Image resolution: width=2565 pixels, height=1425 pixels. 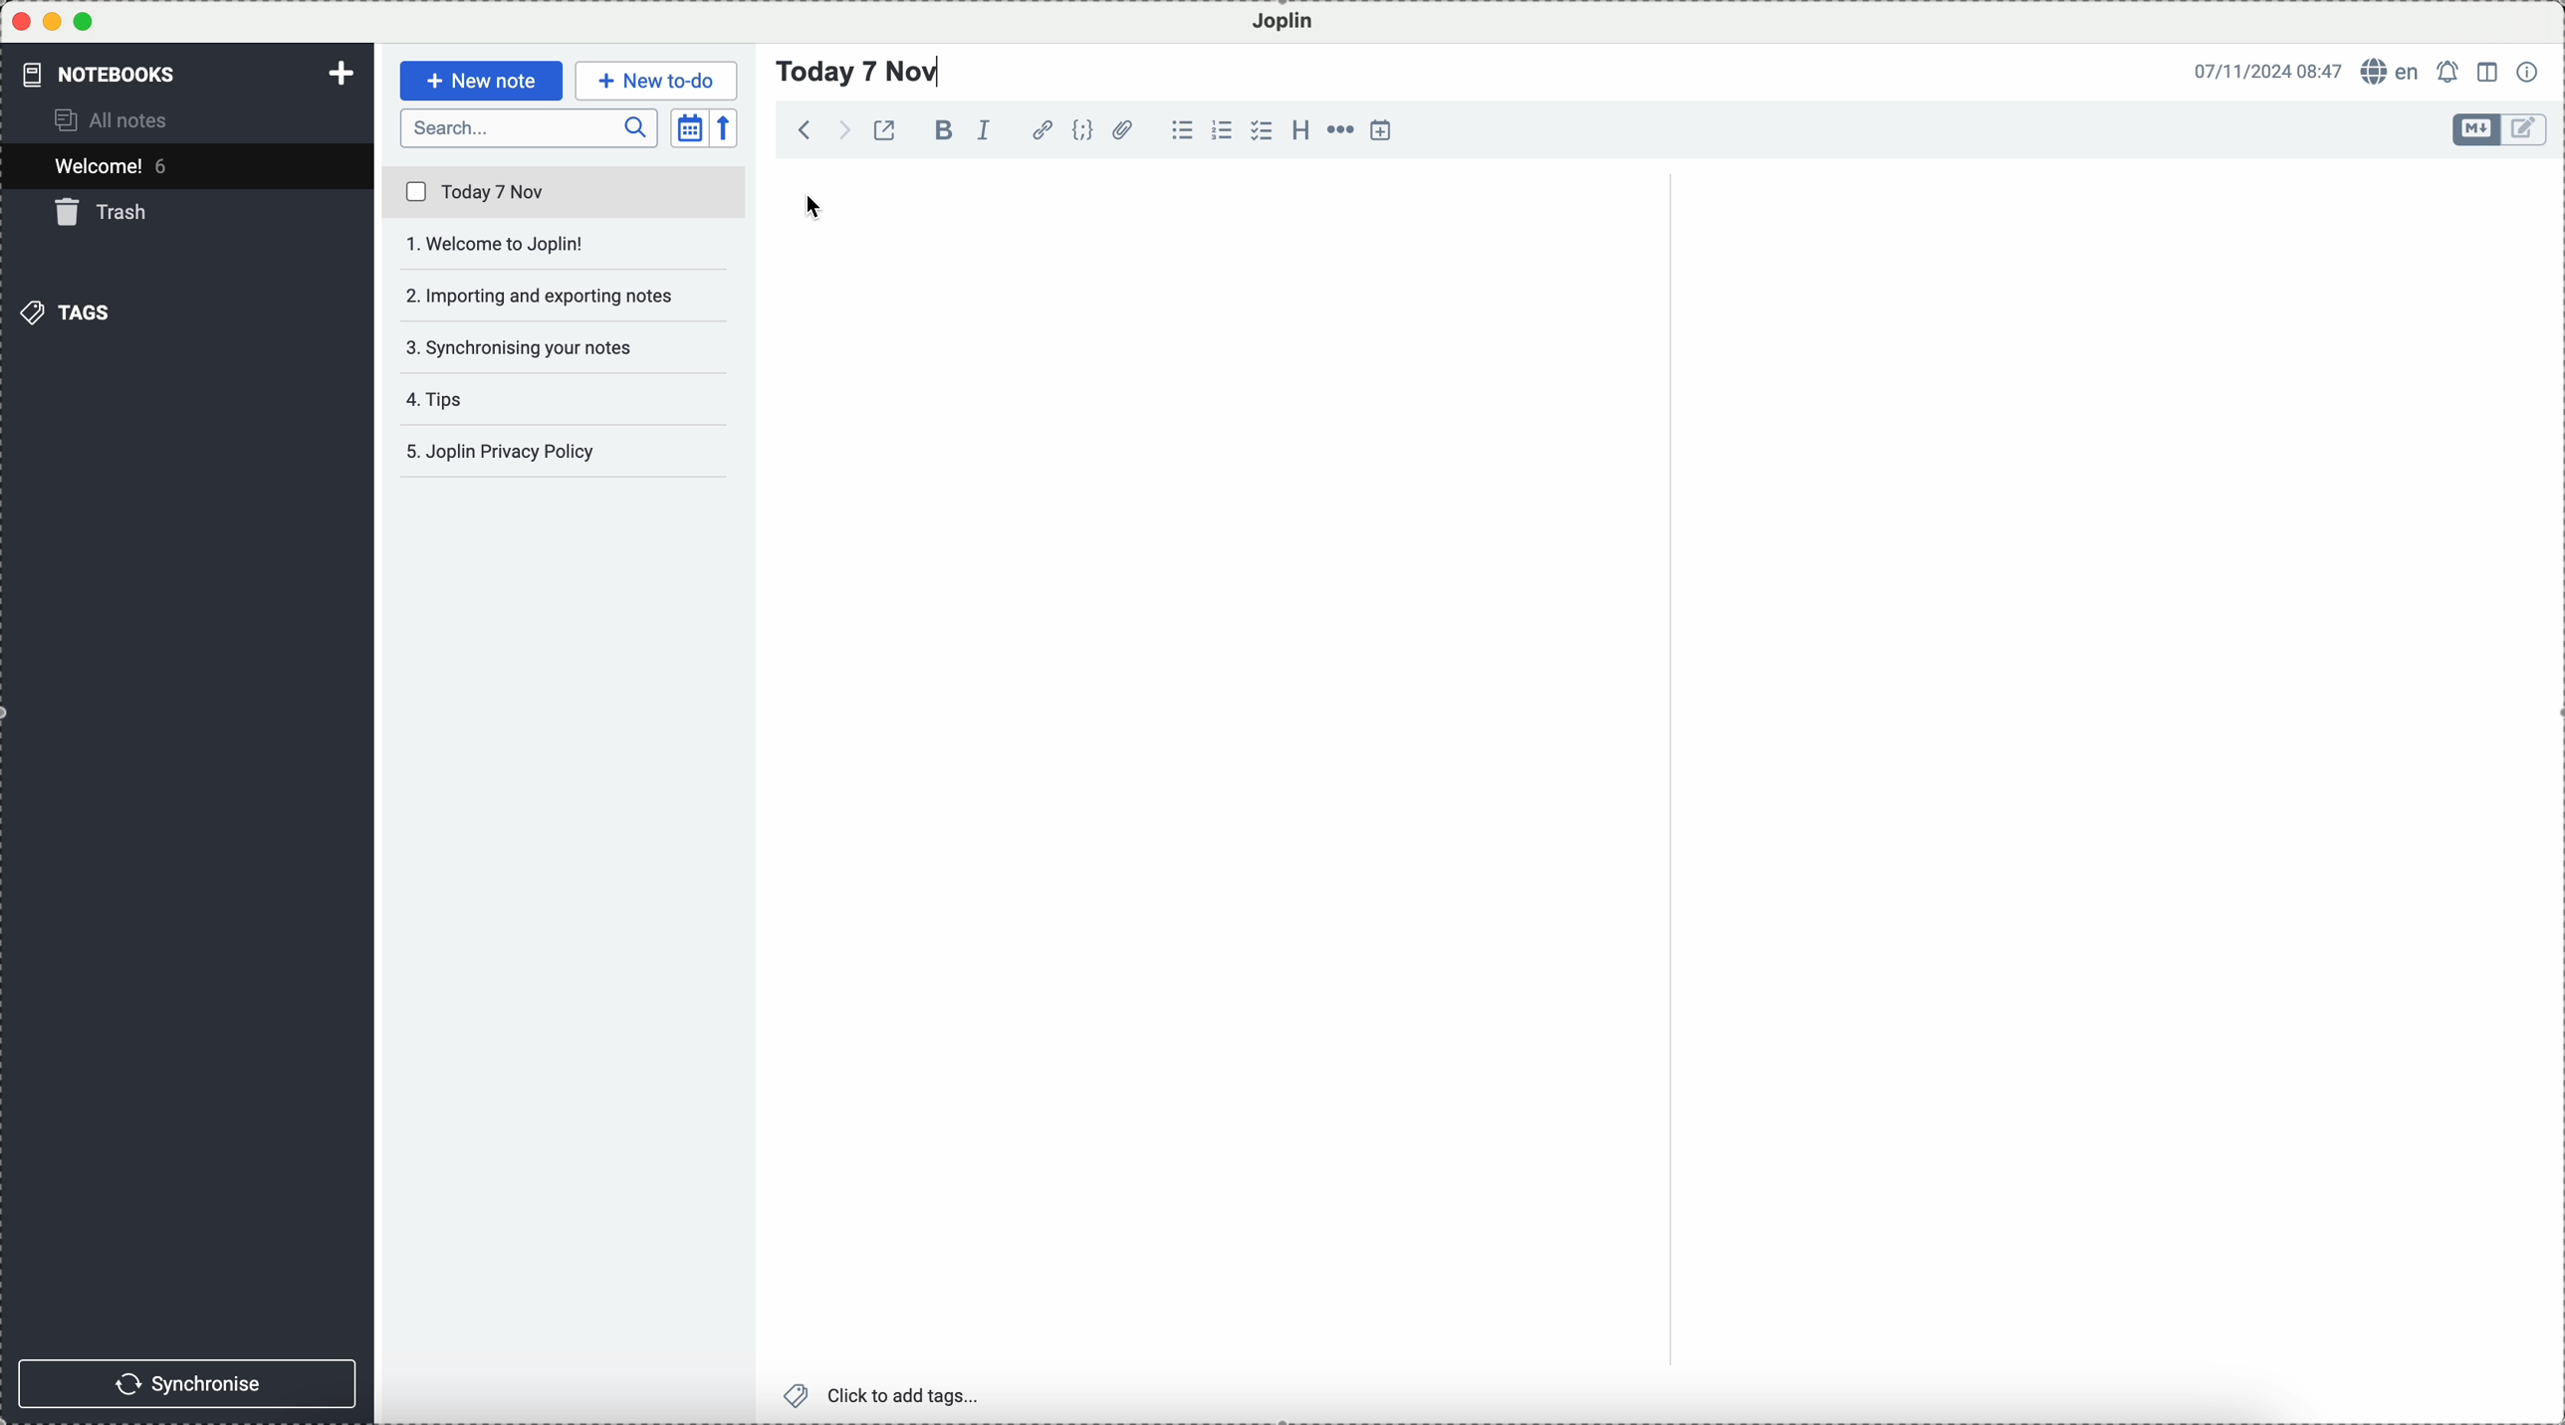 What do you see at coordinates (116, 74) in the screenshot?
I see `notebooks tab` at bounding box center [116, 74].